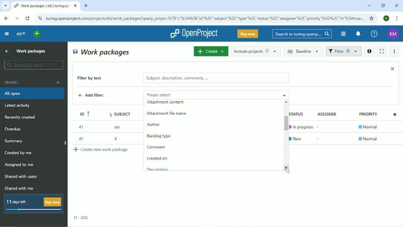 The width and height of the screenshot is (403, 227). I want to click on Bookmark this tab, so click(372, 18).